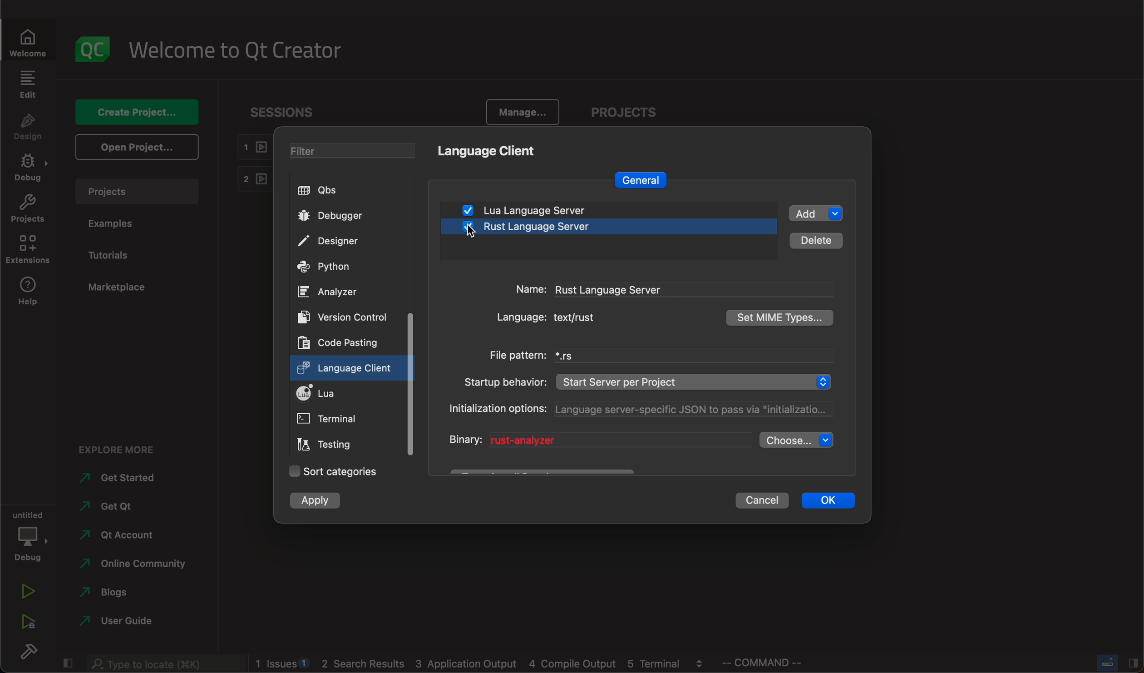 This screenshot has height=673, width=1144. What do you see at coordinates (473, 234) in the screenshot?
I see `on keyup` at bounding box center [473, 234].